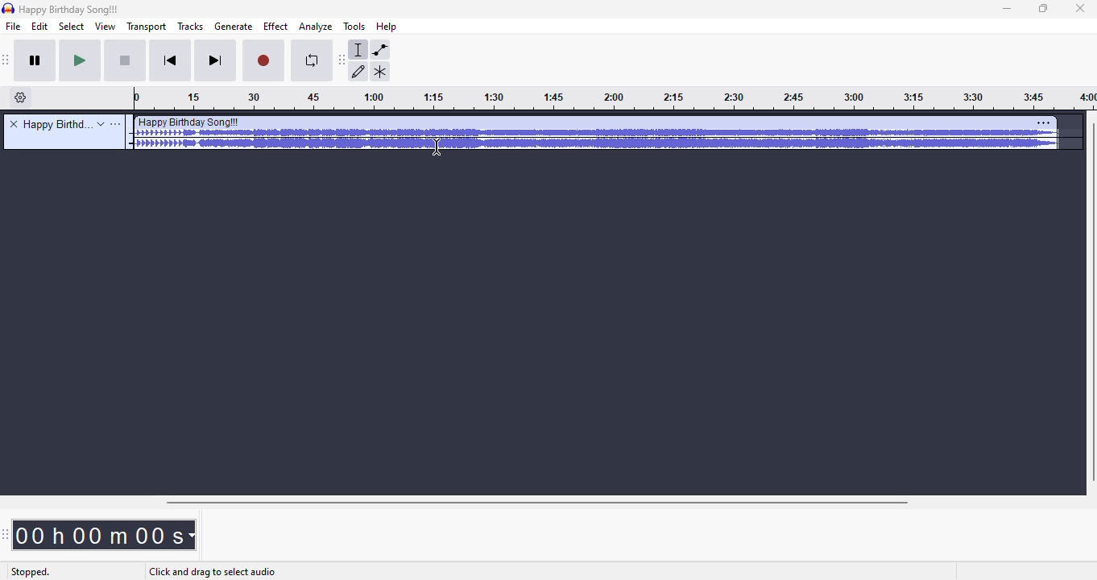 The image size is (1097, 580). What do you see at coordinates (116, 124) in the screenshot?
I see `open menu` at bounding box center [116, 124].